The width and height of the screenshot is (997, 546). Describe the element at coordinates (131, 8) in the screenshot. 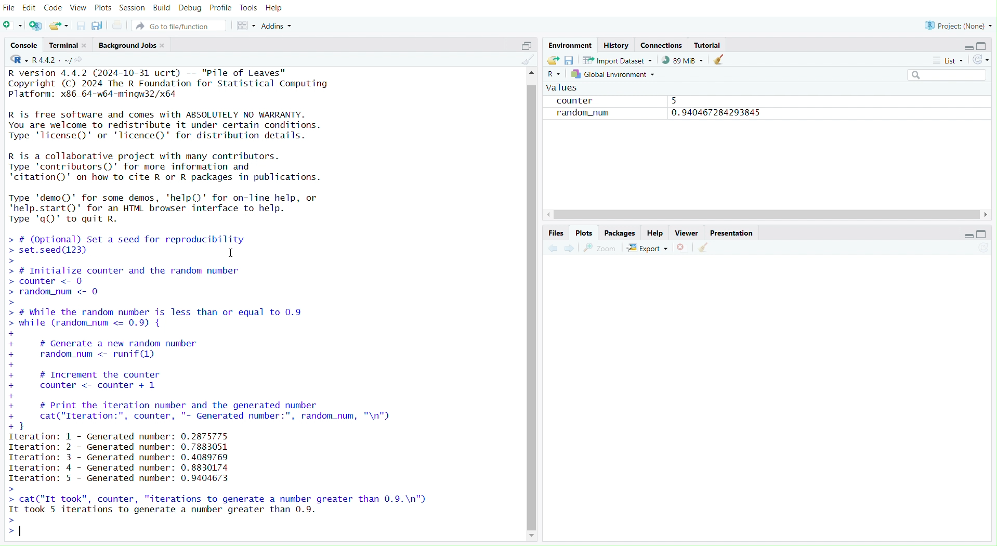

I see `Session` at that location.